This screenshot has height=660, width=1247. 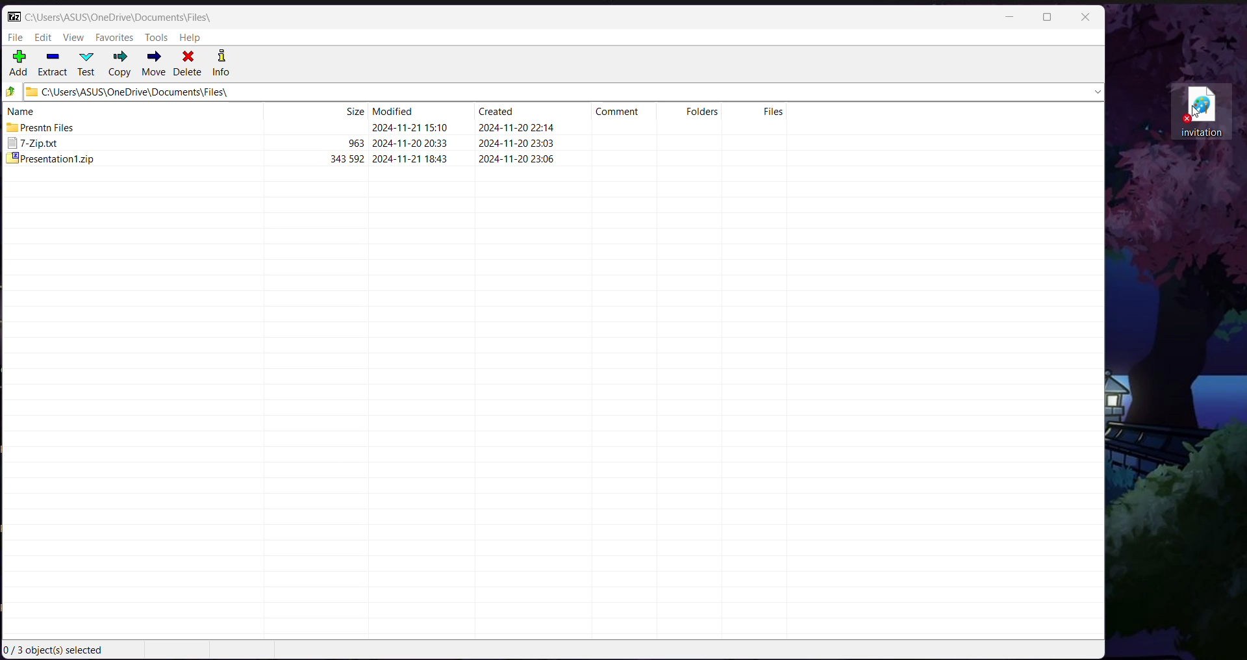 What do you see at coordinates (44, 37) in the screenshot?
I see `Edit` at bounding box center [44, 37].